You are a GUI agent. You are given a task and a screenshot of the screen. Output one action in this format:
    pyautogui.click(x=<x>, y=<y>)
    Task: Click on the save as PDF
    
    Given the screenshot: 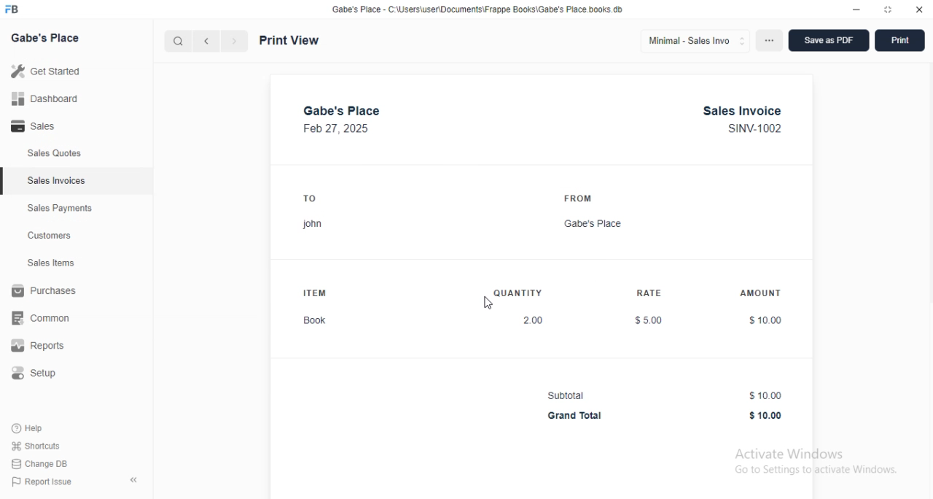 What is the action you would take?
    pyautogui.click(x=829, y=40)
    